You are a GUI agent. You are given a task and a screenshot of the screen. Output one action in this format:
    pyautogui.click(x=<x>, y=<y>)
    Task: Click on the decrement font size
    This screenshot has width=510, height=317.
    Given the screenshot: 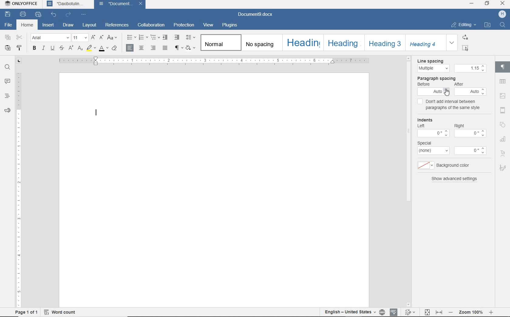 What is the action you would take?
    pyautogui.click(x=102, y=38)
    